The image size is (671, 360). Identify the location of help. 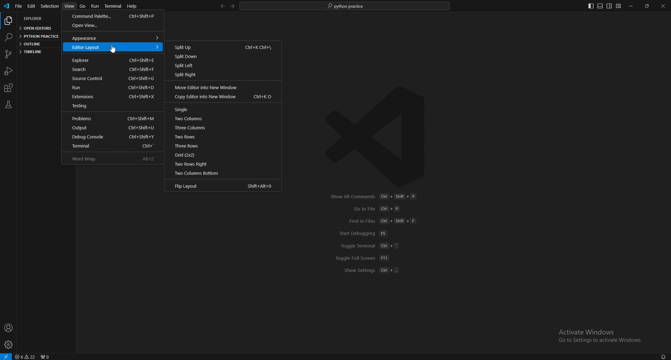
(131, 6).